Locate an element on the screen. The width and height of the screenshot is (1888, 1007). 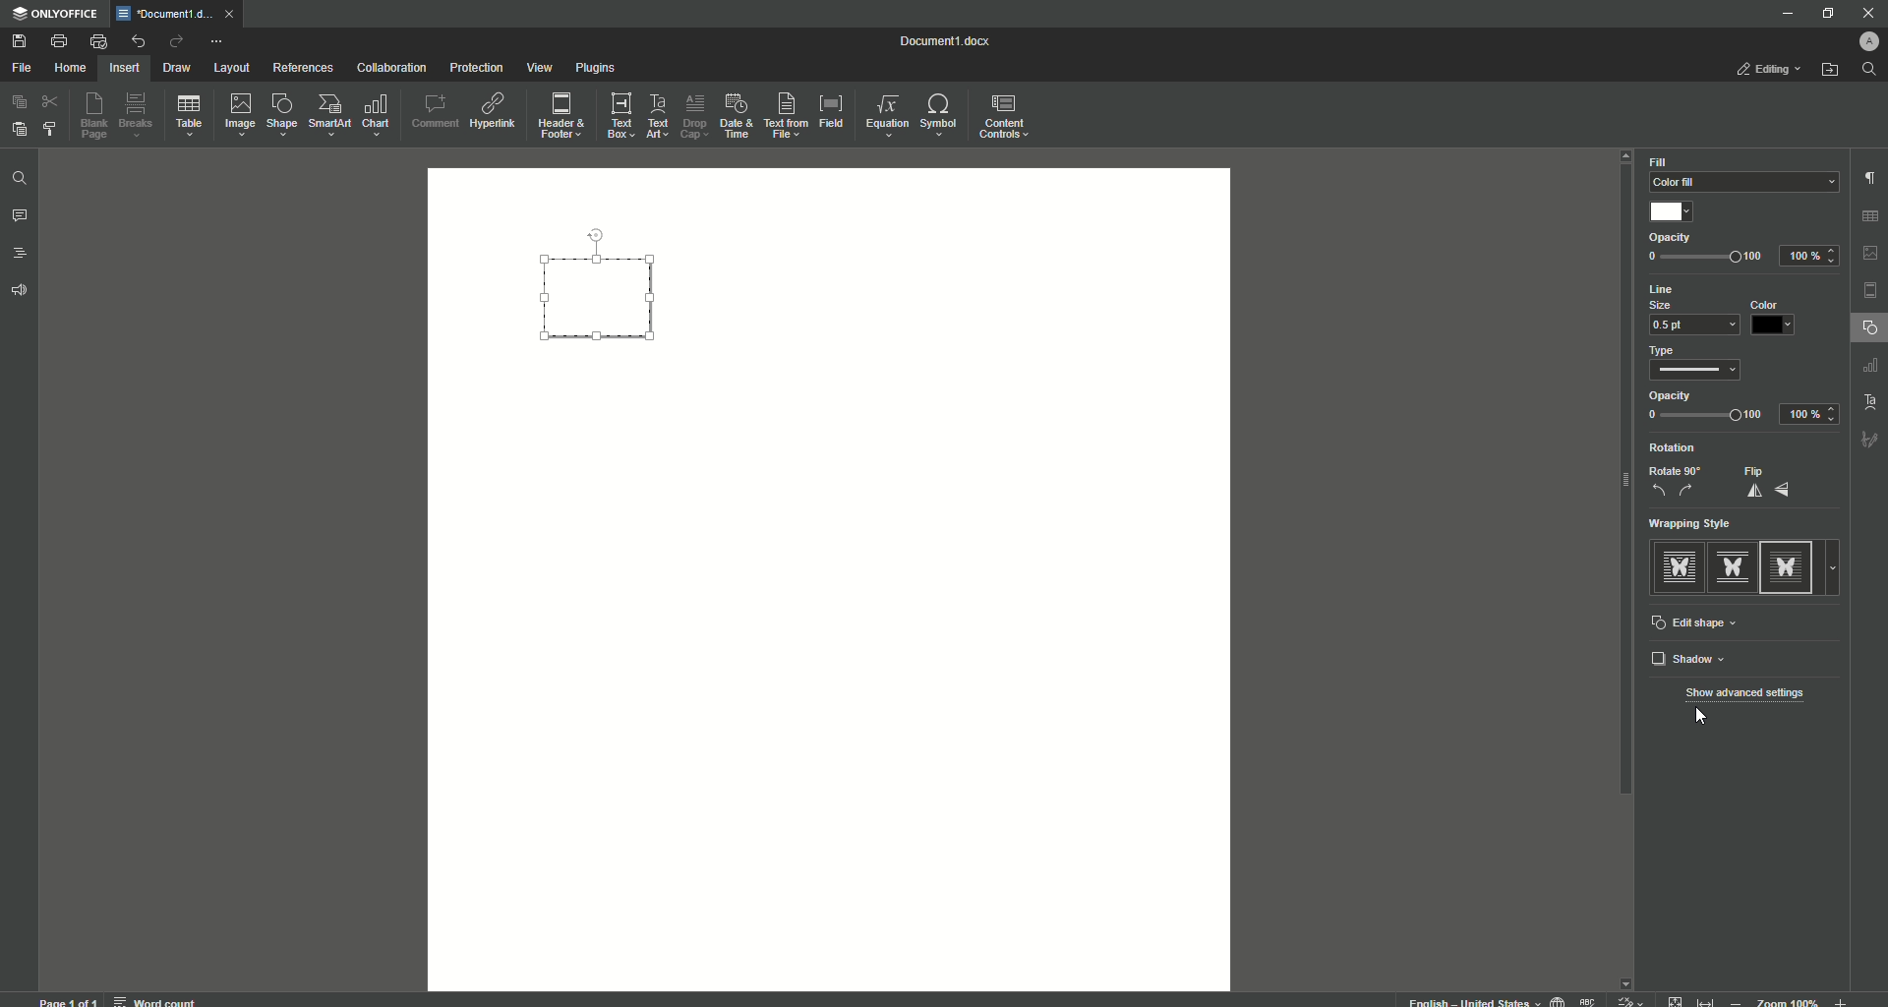
Search is located at coordinates (1869, 70).